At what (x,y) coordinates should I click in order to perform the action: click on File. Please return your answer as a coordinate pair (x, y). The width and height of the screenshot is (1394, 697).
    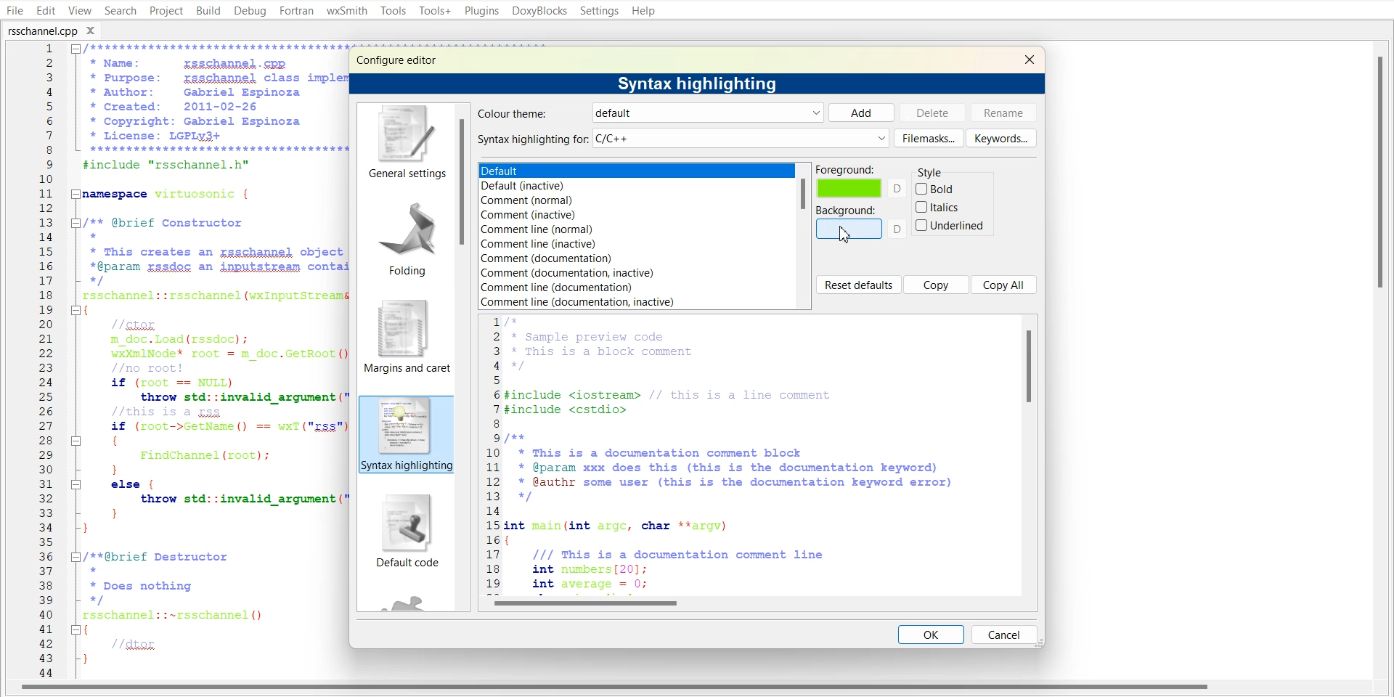
    Looking at the image, I should click on (13, 10).